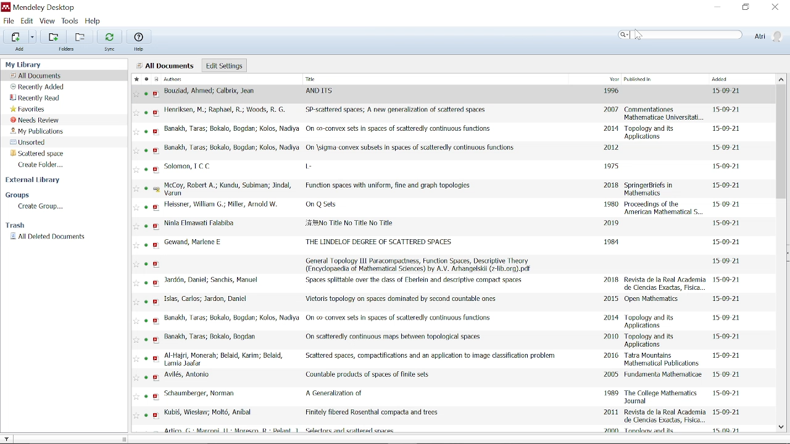 This screenshot has width=790, height=444. What do you see at coordinates (449, 131) in the screenshot?
I see `‘Banakh, Taras; Bokalo, Bogdan; Kolos, Nadiya On co-convex sets in spaces of scatteredly continuous functions. 2014 Topology and its applications 15-09-21` at bounding box center [449, 131].